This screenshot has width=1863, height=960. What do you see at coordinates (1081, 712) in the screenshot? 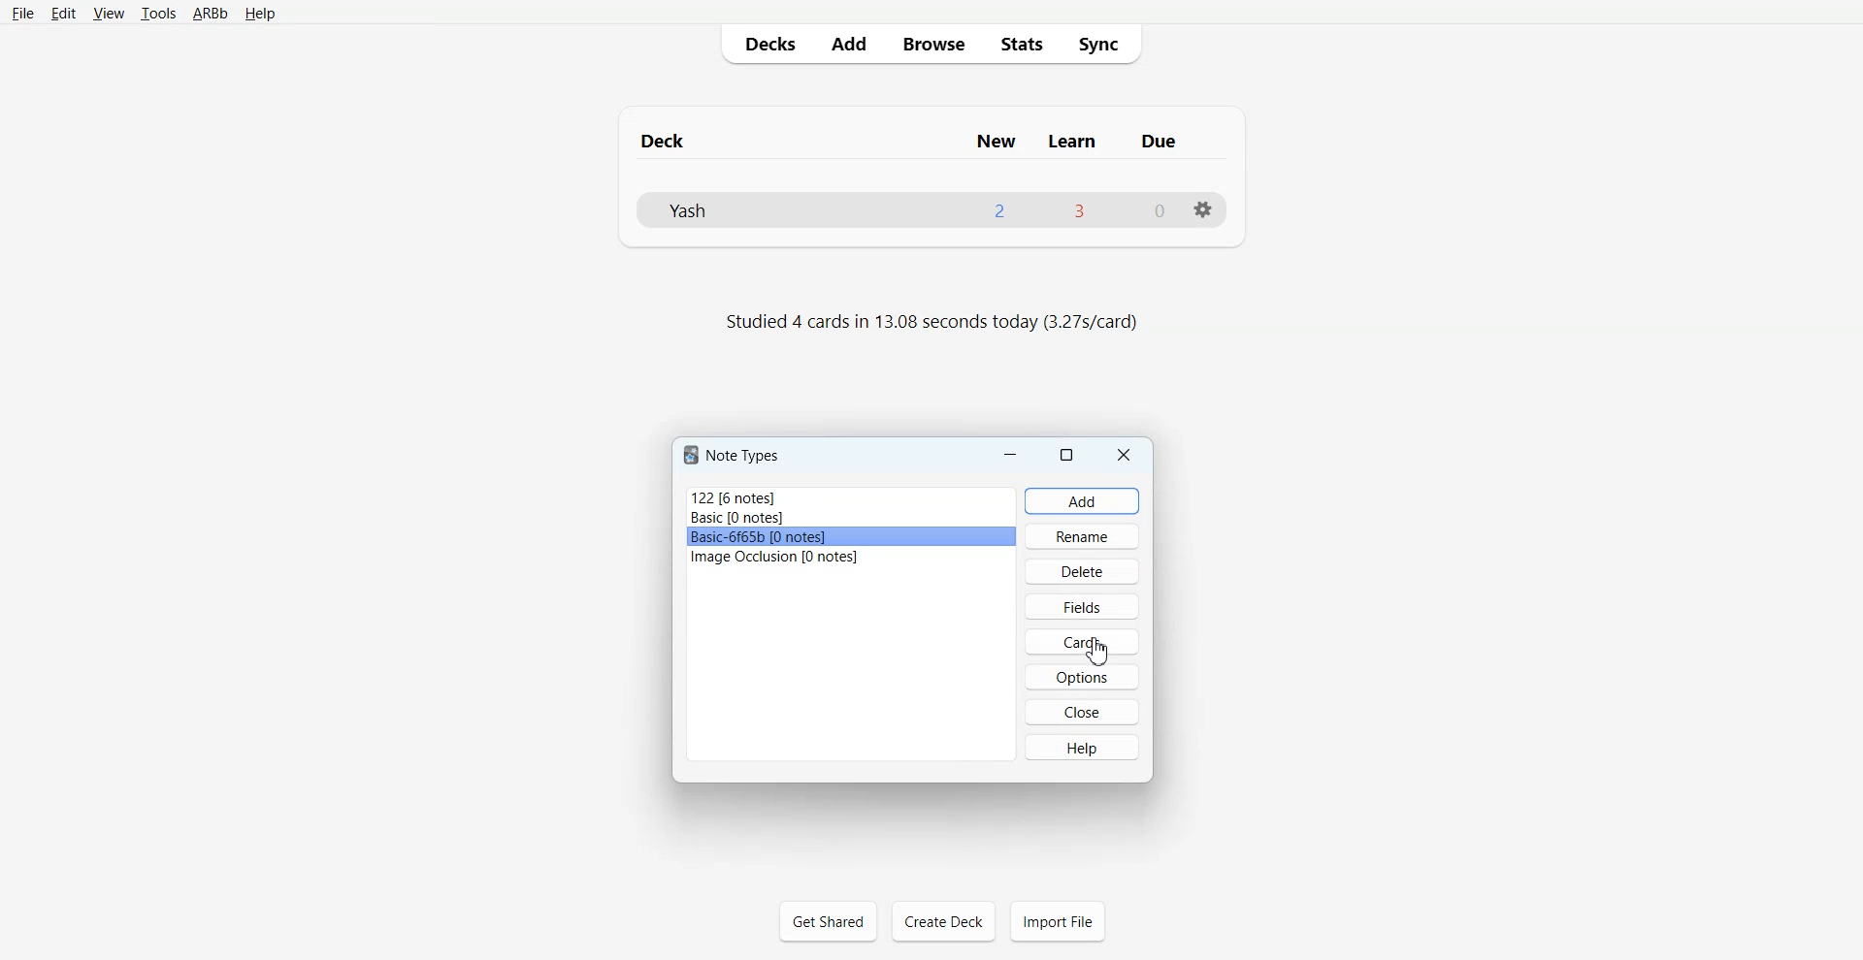
I see `Close` at bounding box center [1081, 712].